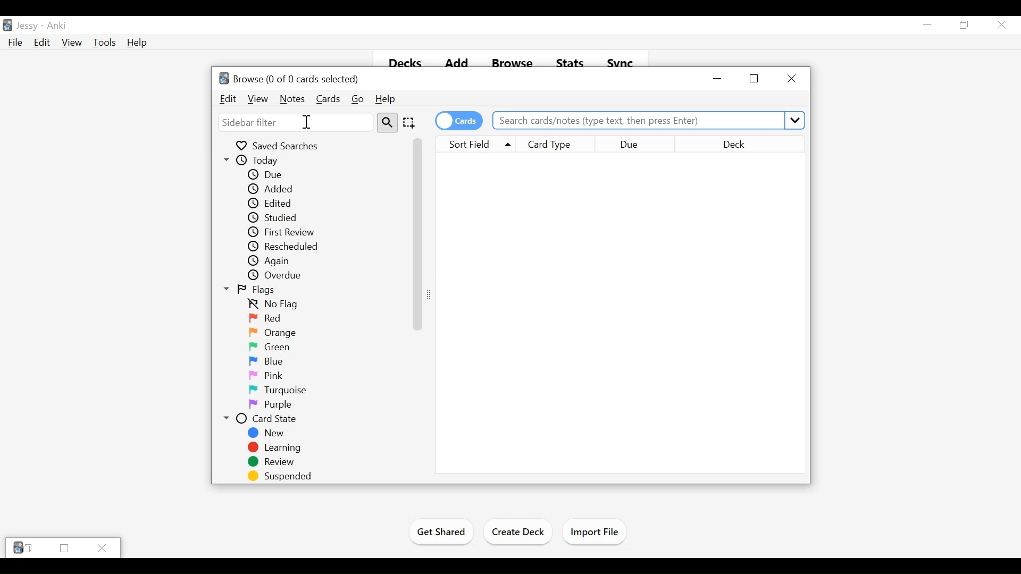 Image resolution: width=1021 pixels, height=574 pixels. What do you see at coordinates (269, 404) in the screenshot?
I see `Purple` at bounding box center [269, 404].